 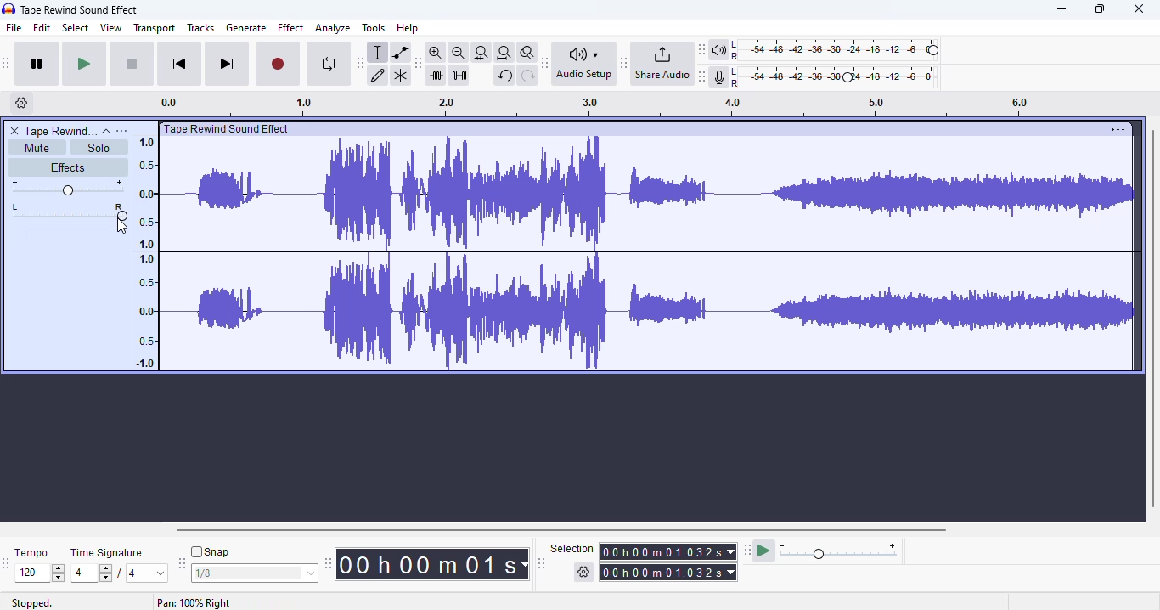 What do you see at coordinates (435, 52) in the screenshot?
I see `zoom in` at bounding box center [435, 52].